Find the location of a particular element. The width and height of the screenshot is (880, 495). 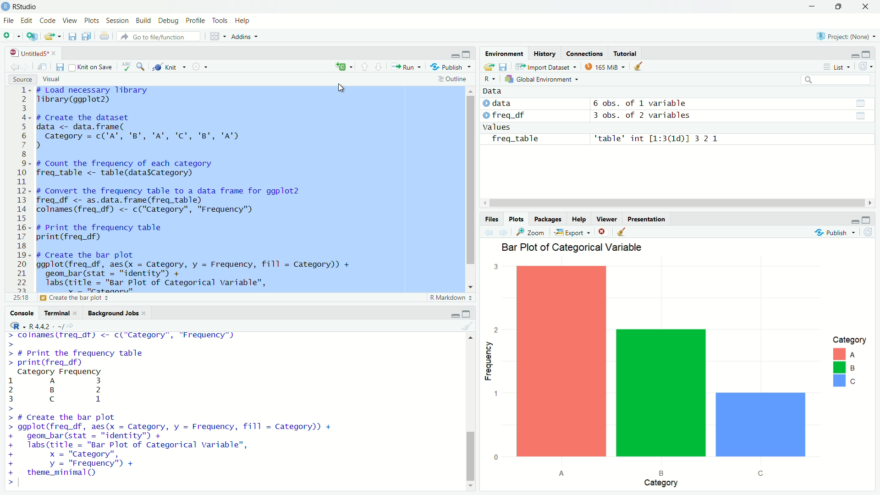

cursor is located at coordinates (347, 89).